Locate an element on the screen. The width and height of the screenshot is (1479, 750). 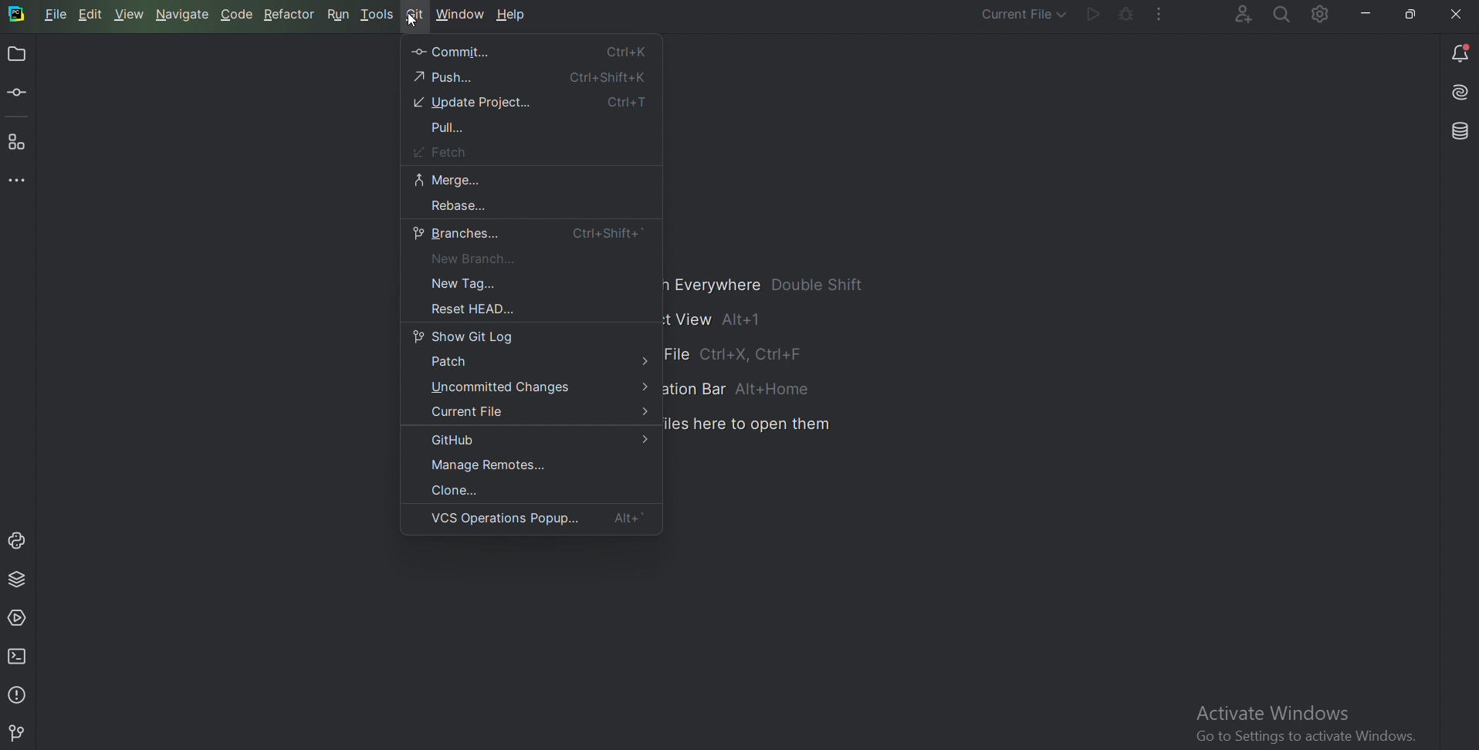
Fetch is located at coordinates (439, 152).